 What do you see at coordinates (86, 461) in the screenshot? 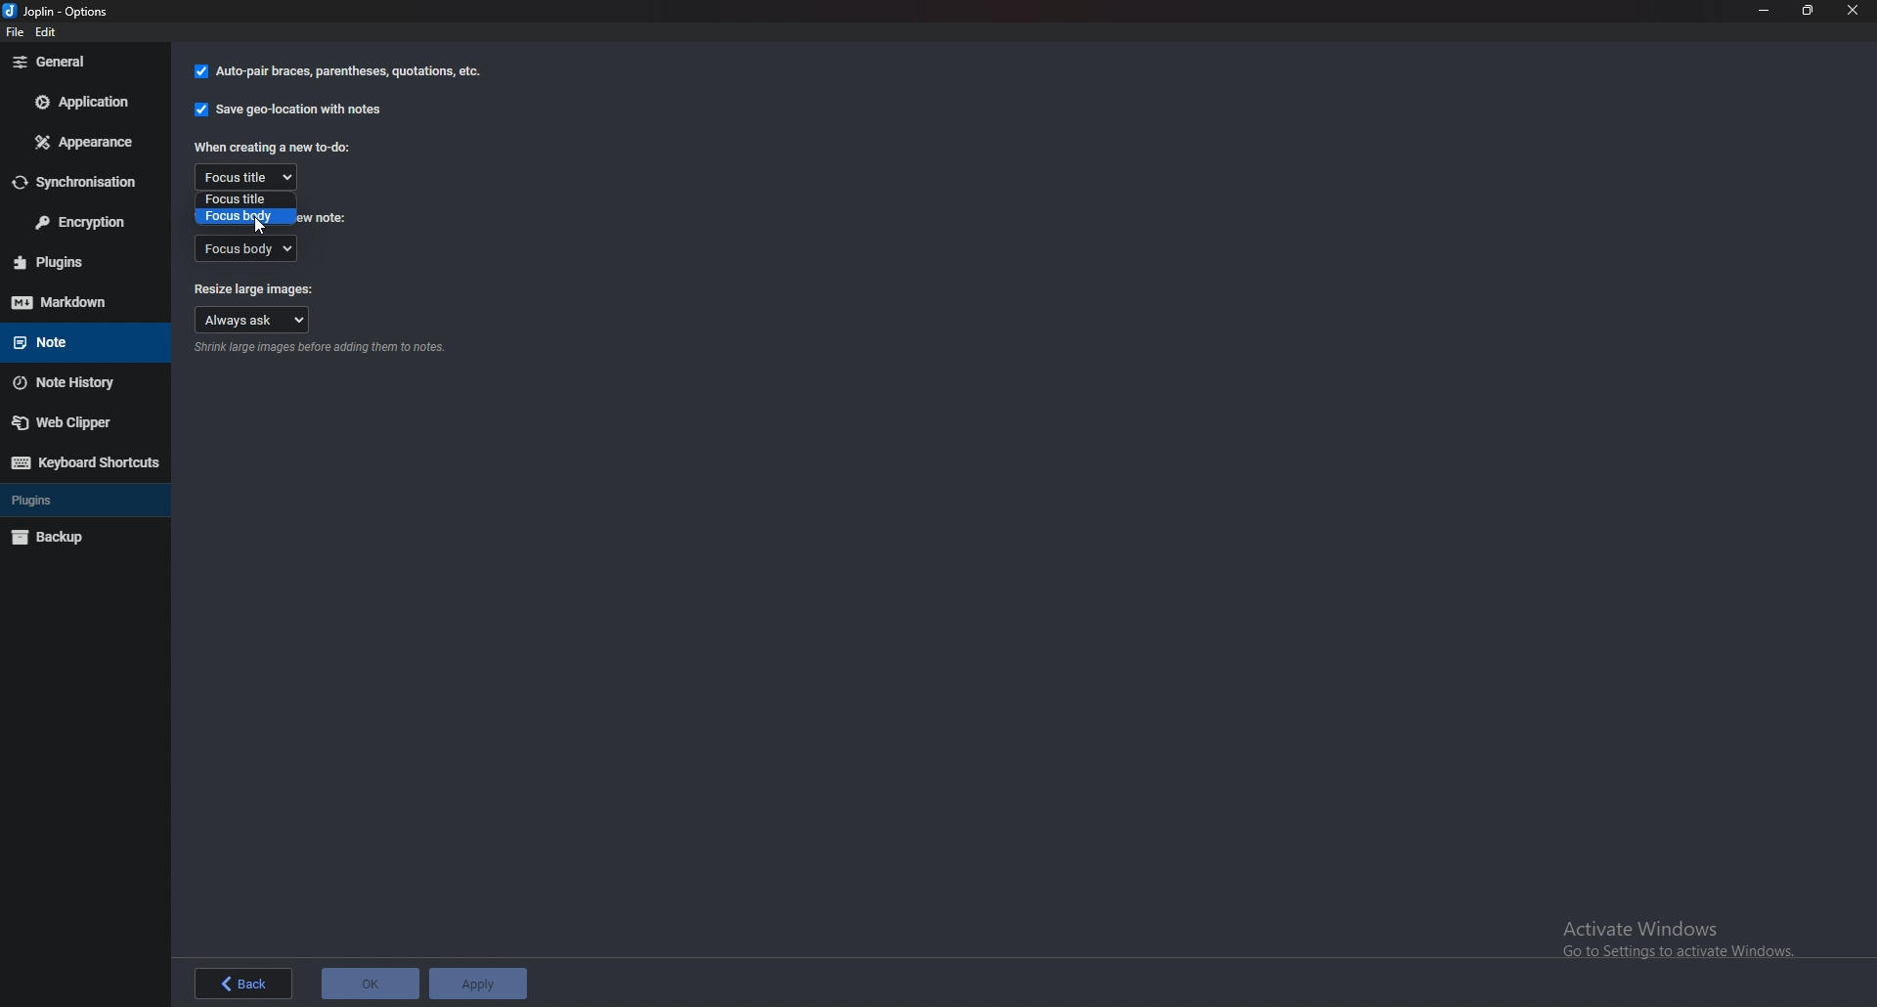
I see `Keyboard shortcuts` at bounding box center [86, 461].